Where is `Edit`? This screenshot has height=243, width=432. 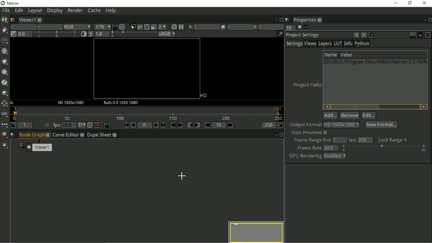
Edit is located at coordinates (369, 116).